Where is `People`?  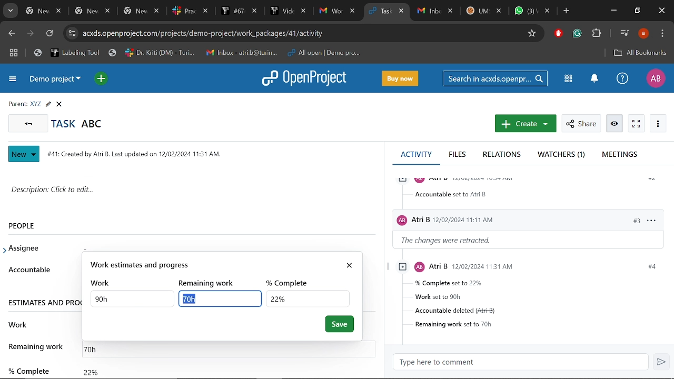
People is located at coordinates (33, 225).